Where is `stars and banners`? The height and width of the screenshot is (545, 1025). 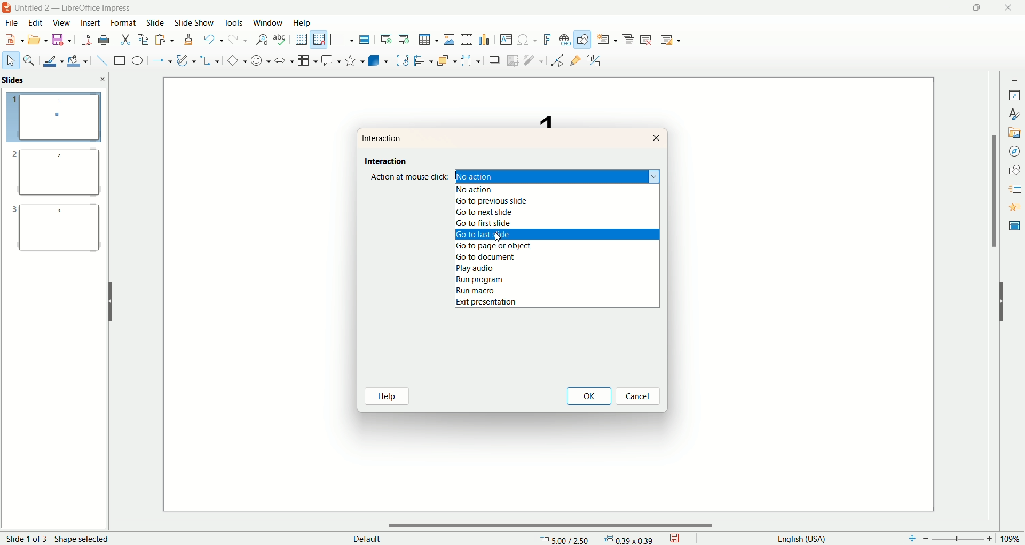 stars and banners is located at coordinates (353, 60).